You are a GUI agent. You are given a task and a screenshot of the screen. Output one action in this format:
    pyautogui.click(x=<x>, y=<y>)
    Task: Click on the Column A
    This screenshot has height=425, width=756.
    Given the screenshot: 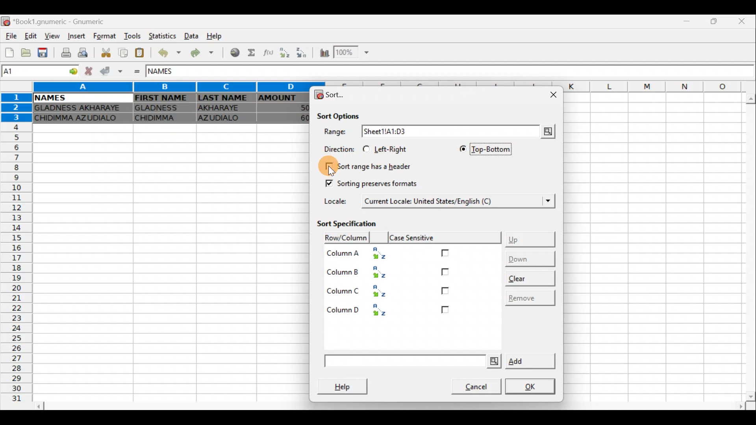 What is the action you would take?
    pyautogui.click(x=360, y=253)
    